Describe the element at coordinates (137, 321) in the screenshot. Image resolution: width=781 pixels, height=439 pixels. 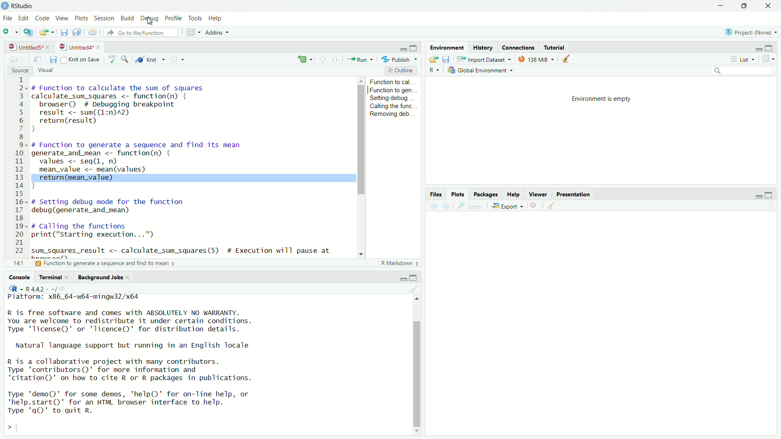
I see `R is free software and comes with ABSOLUTELY NO WARRANTY.
You are welcome to redistribute it under certain conditions.
Type 'Ticense()' or 'licence()' for distribution details.` at that location.